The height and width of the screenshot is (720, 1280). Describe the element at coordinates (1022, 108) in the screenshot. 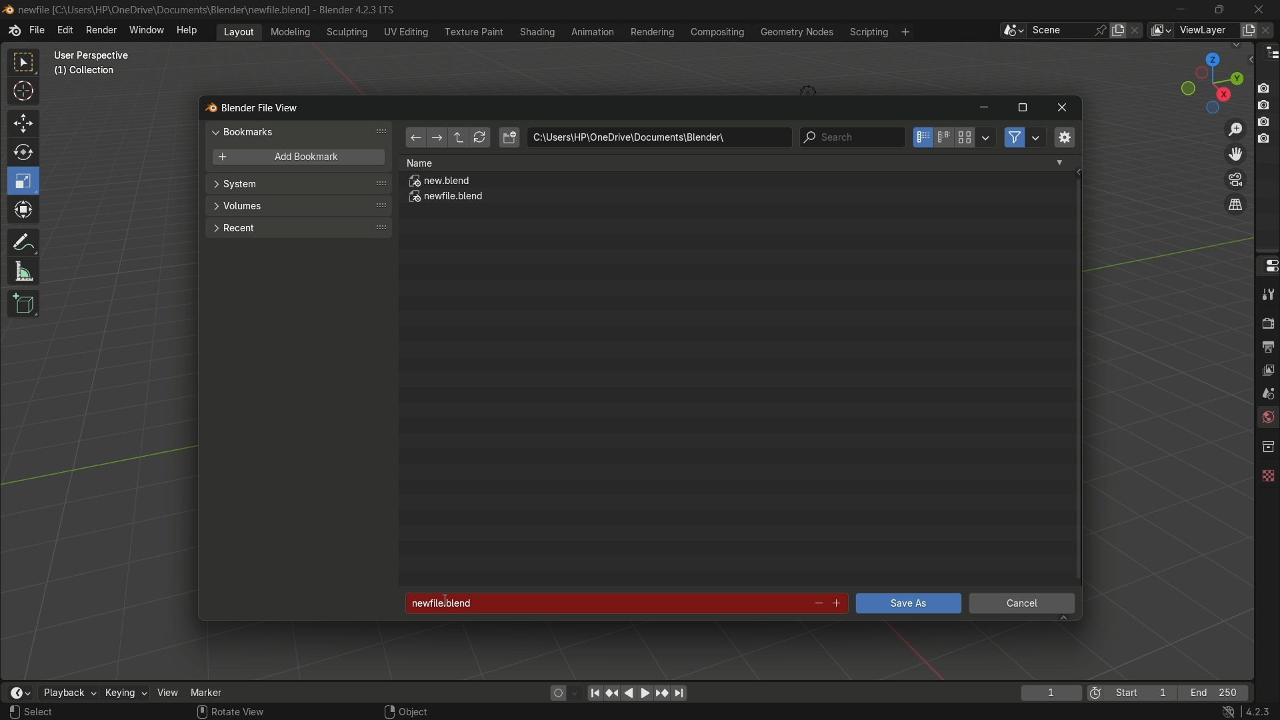

I see `maximize or restore` at that location.